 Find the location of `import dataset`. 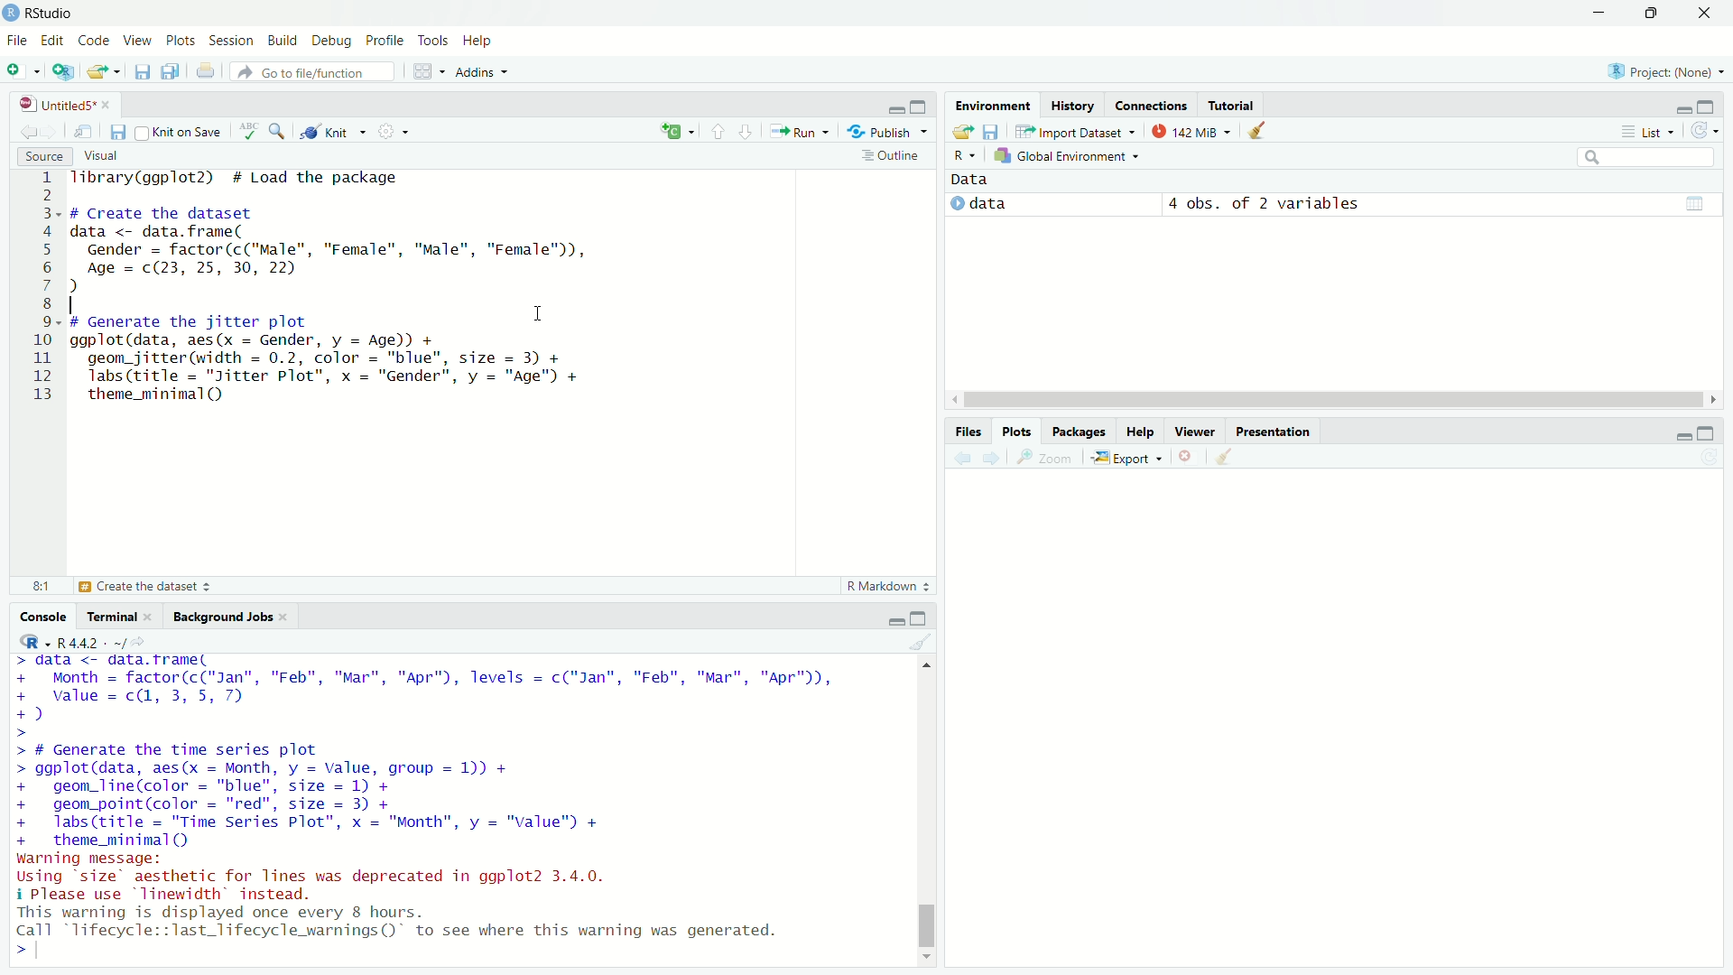

import dataset is located at coordinates (1075, 131).